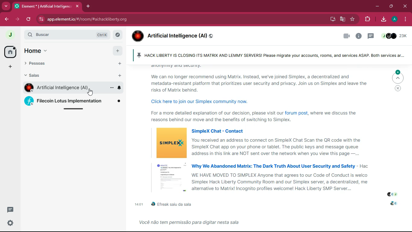 This screenshot has width=412, height=232. What do you see at coordinates (47, 6) in the screenshot?
I see `element* |artificial intelligence` at bounding box center [47, 6].